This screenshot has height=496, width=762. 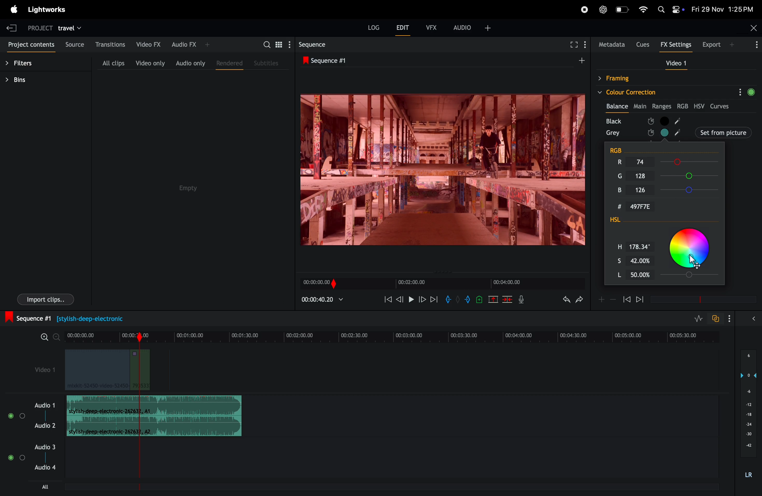 I want to click on all clips, so click(x=113, y=63).